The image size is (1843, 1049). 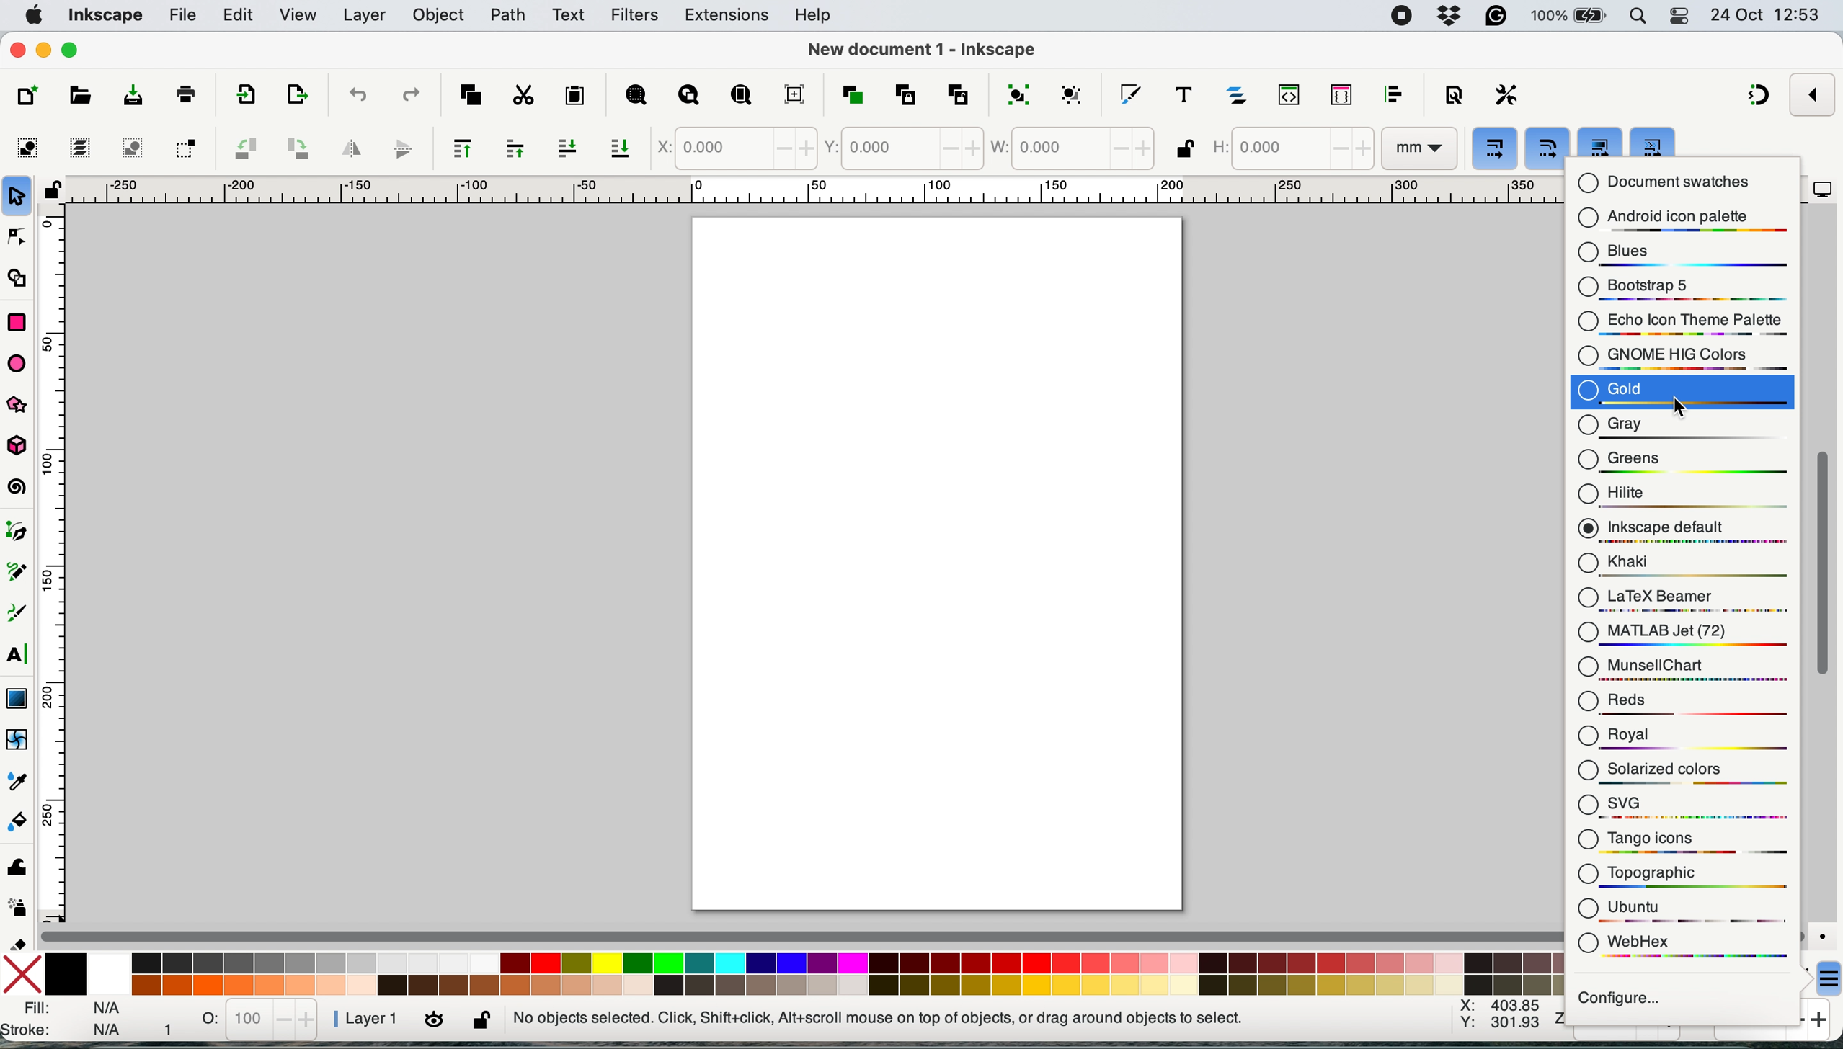 I want to click on stats, so click(x=261, y=1020).